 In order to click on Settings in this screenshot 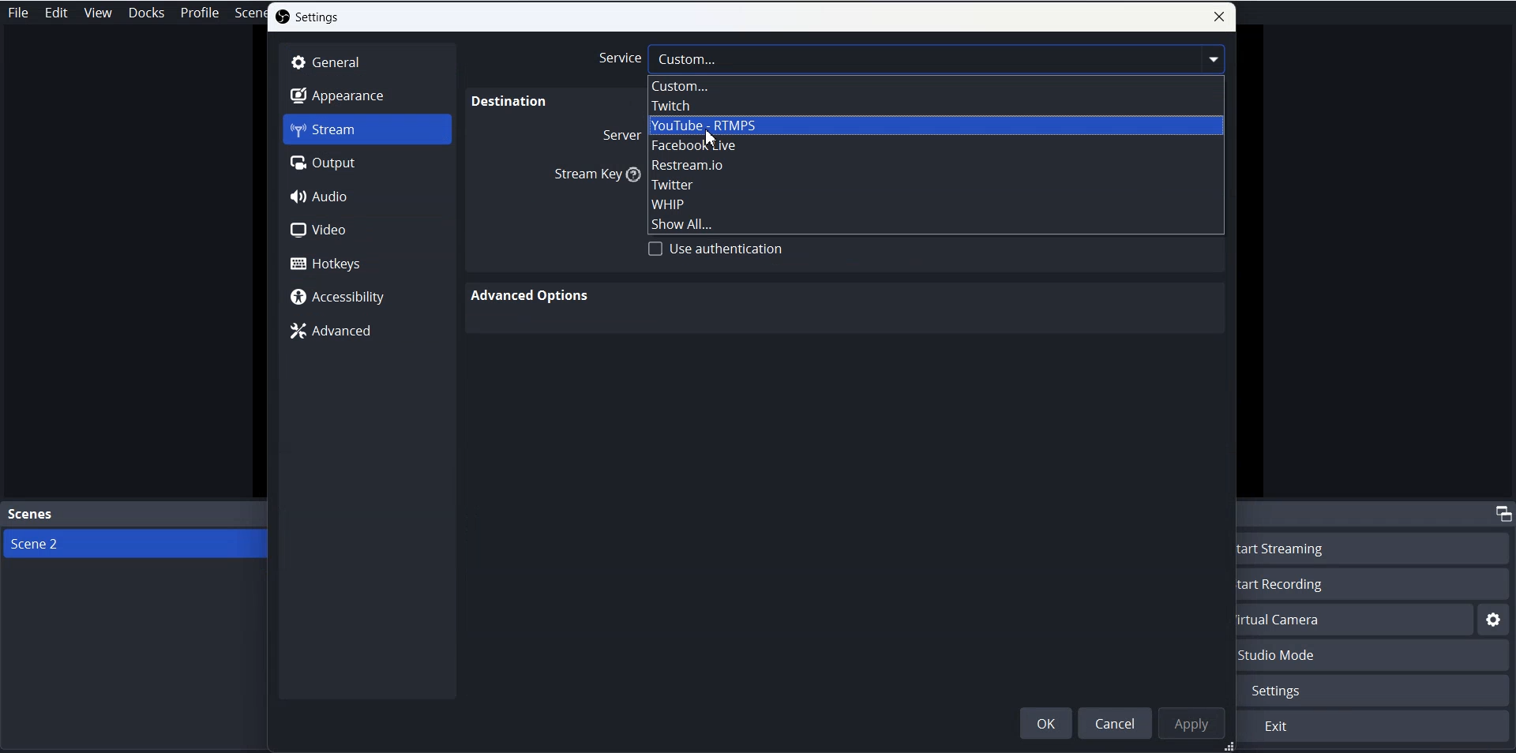, I will do `click(308, 17)`.